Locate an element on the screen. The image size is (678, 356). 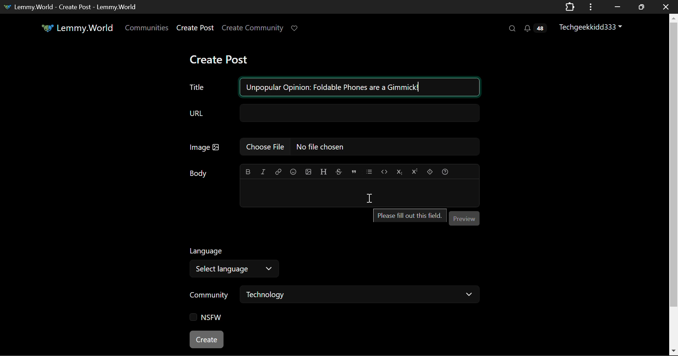
URL is located at coordinates (333, 113).